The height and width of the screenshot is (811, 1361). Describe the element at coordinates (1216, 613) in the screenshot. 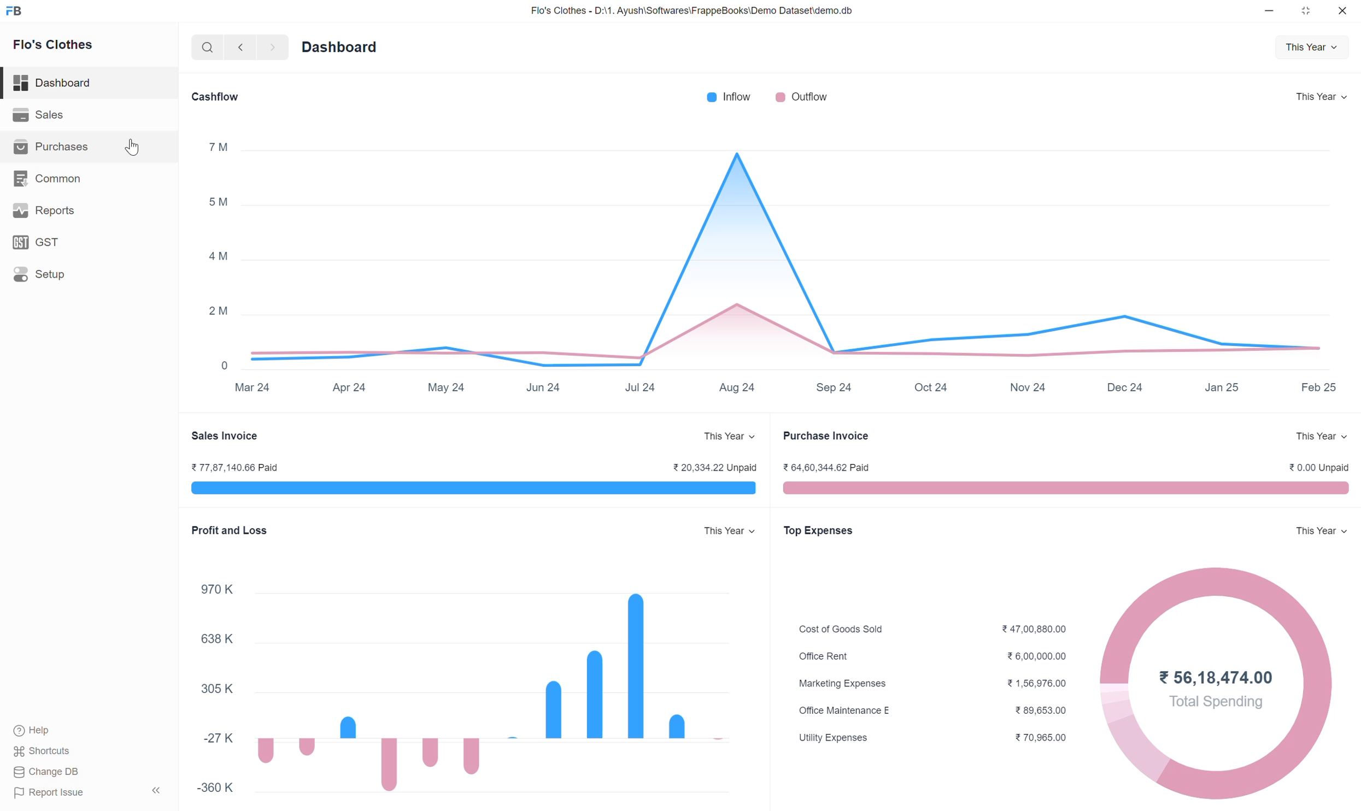

I see `Total spending graph` at that location.